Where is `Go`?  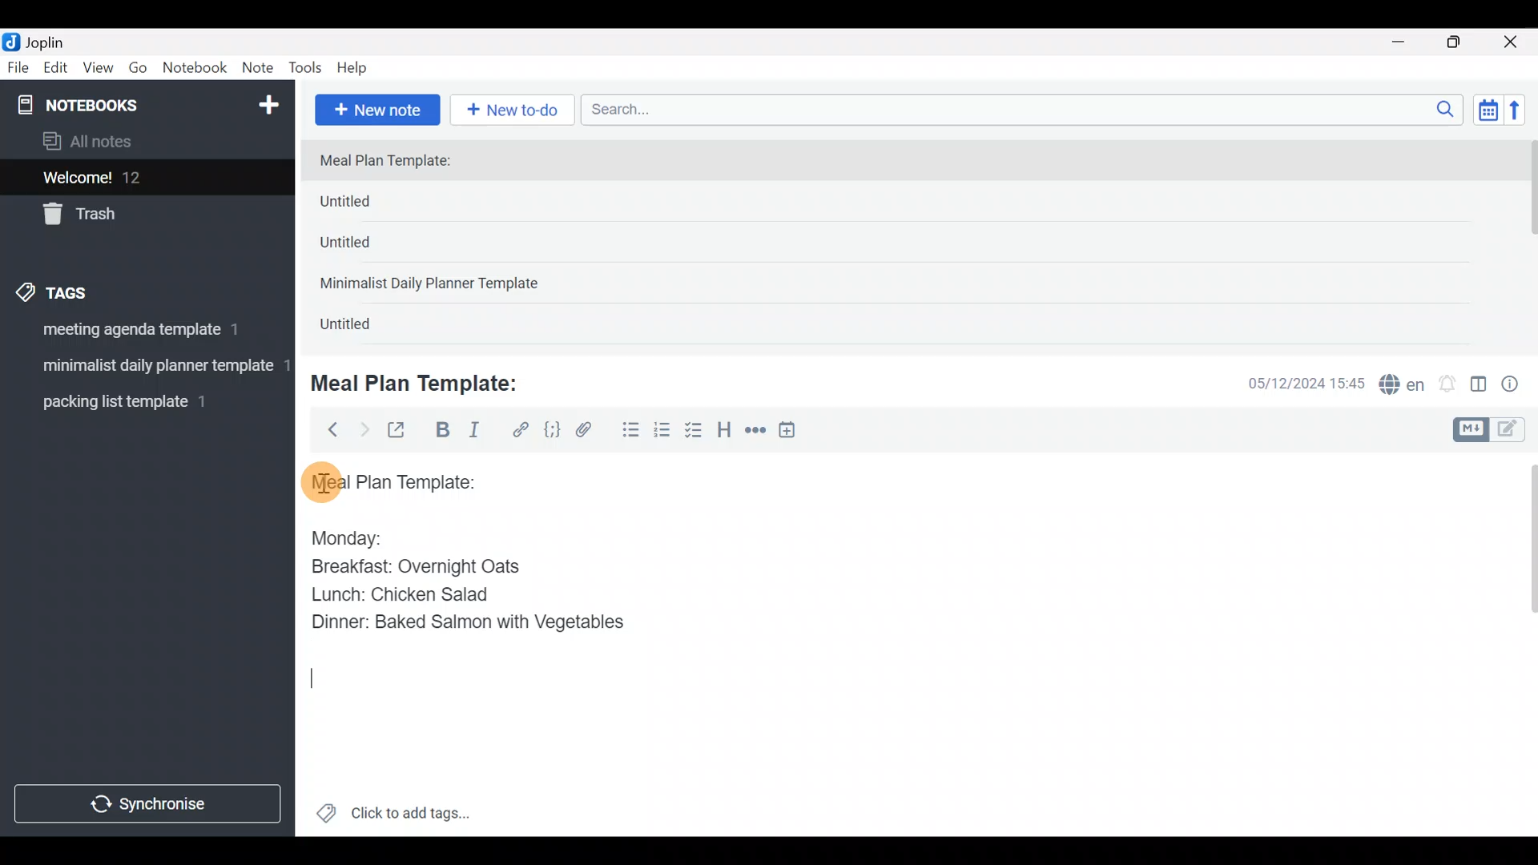
Go is located at coordinates (138, 71).